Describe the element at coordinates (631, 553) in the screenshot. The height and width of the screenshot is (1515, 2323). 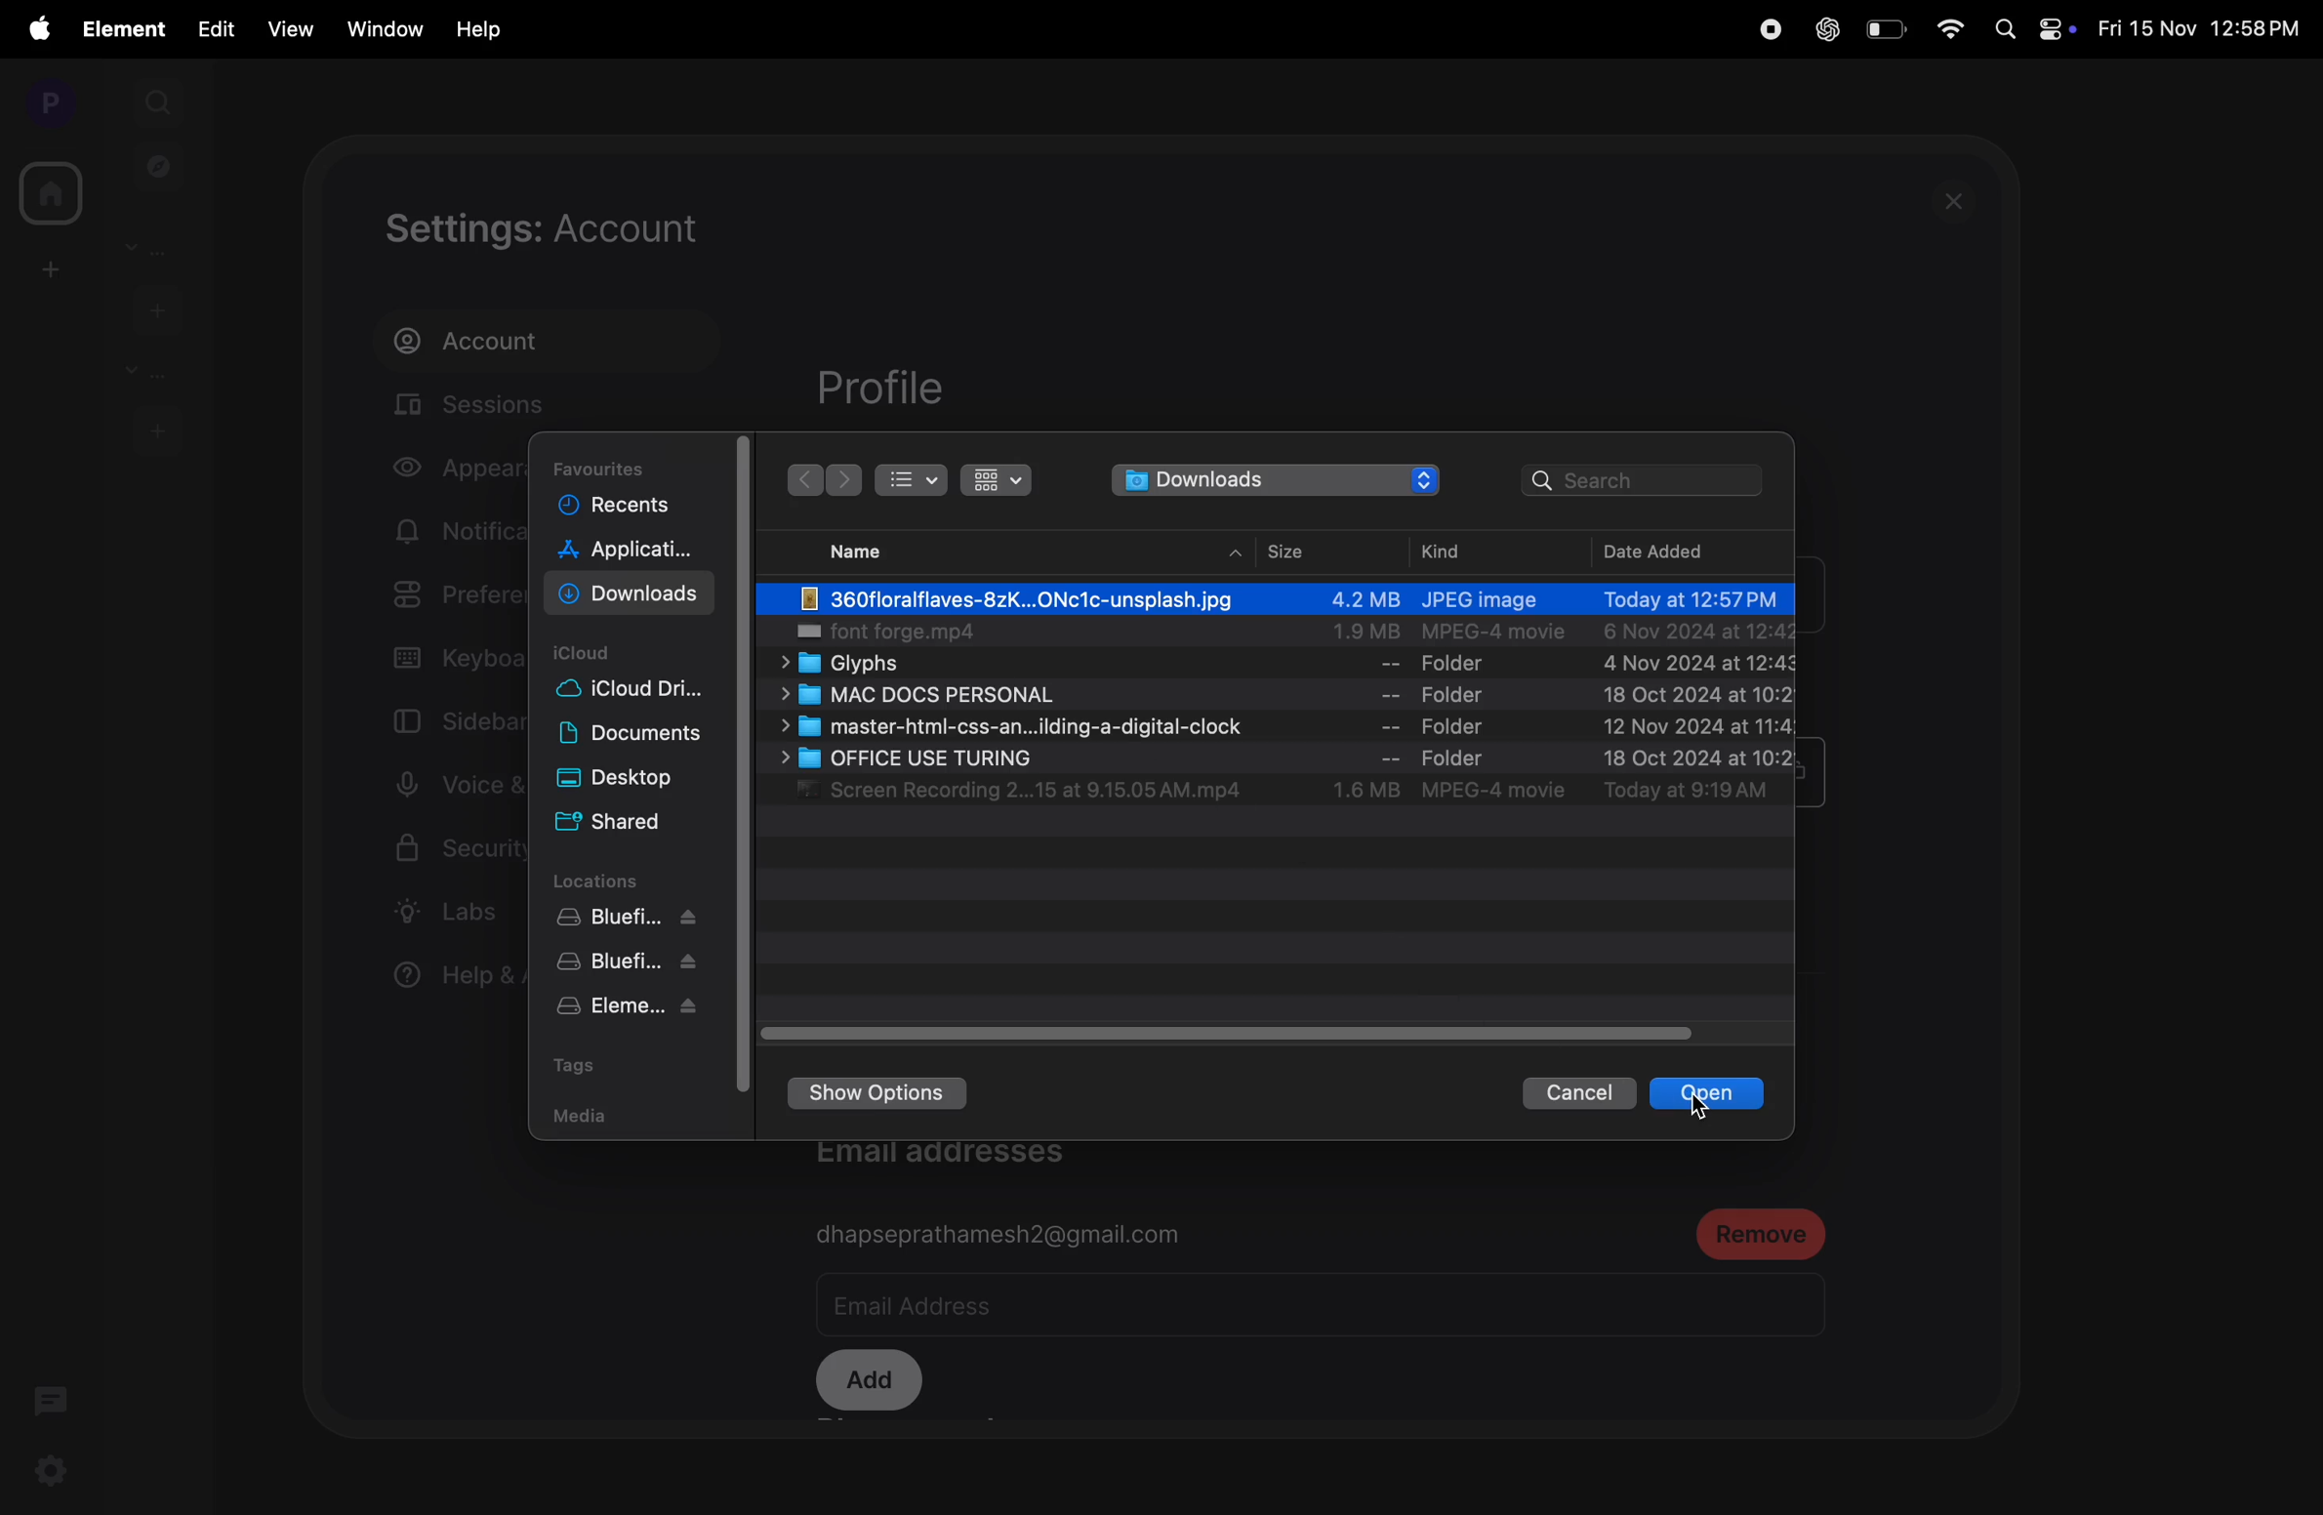
I see `applications` at that location.